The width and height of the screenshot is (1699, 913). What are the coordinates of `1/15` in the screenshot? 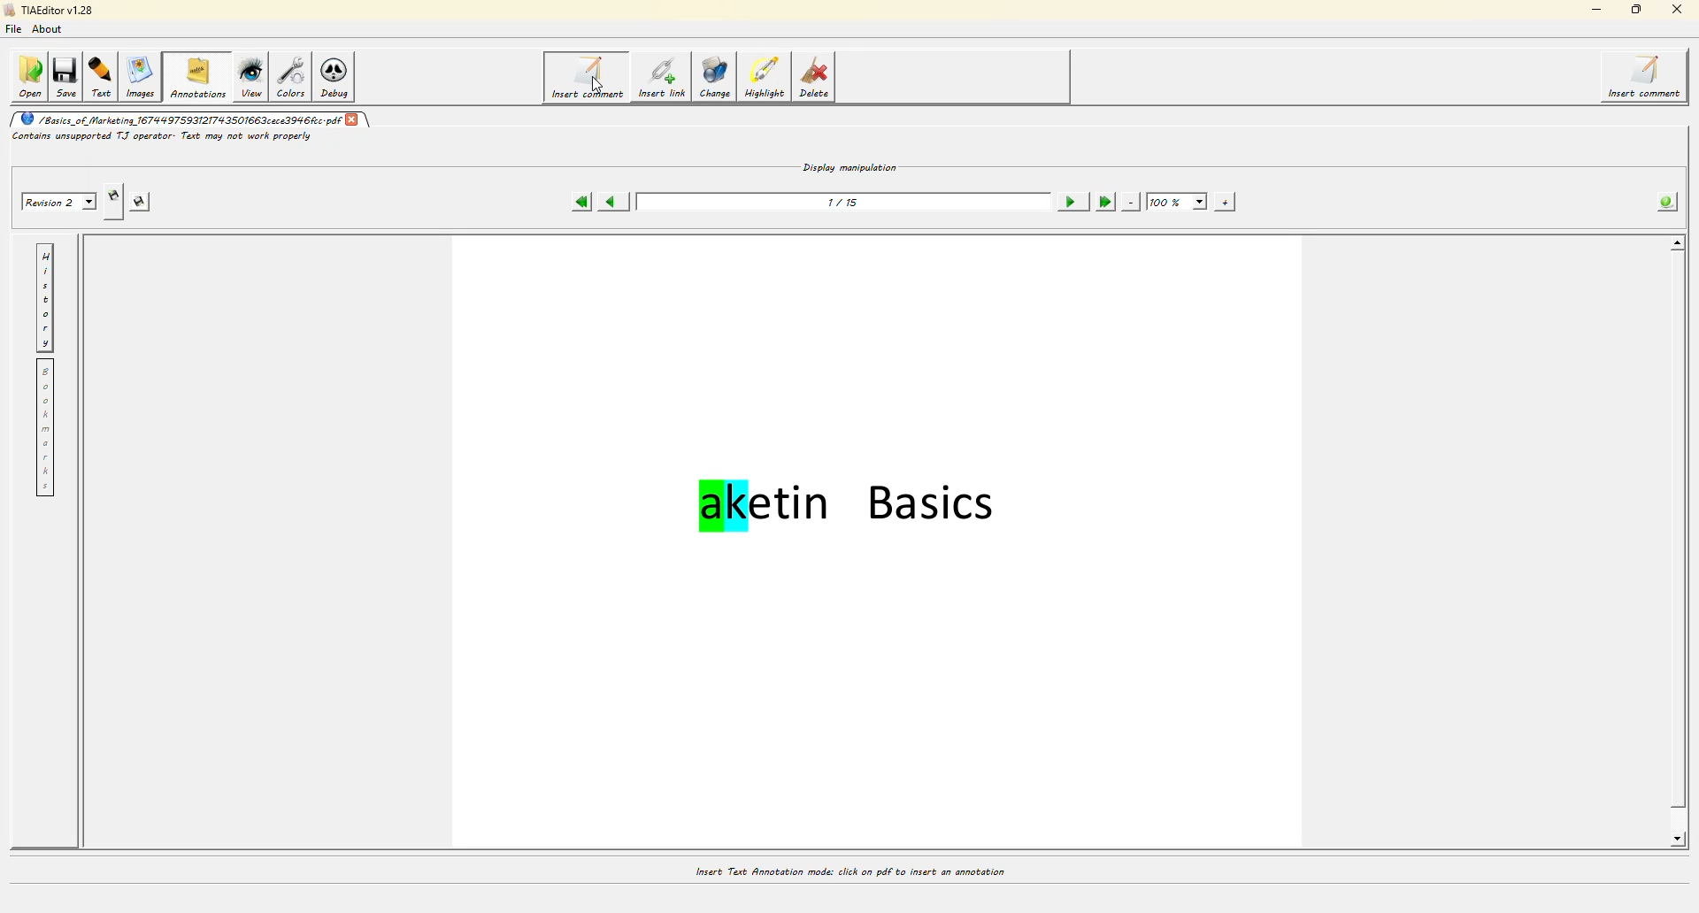 It's located at (846, 202).